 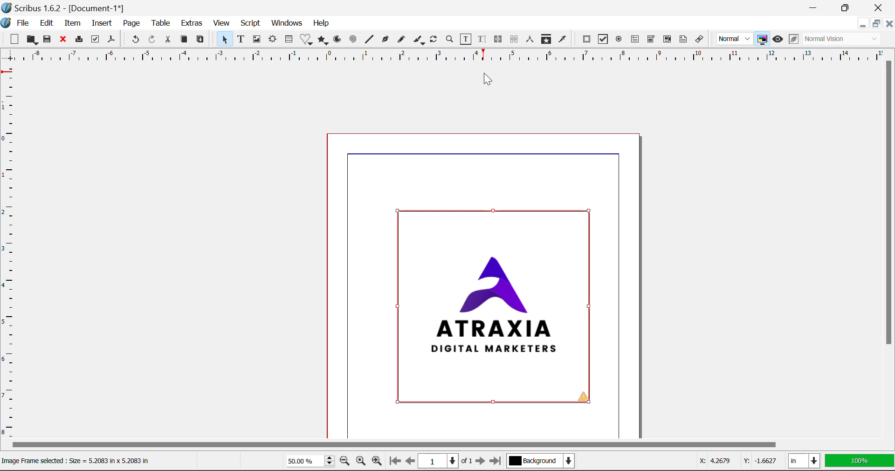 I want to click on Pdf Push Button, so click(x=587, y=41).